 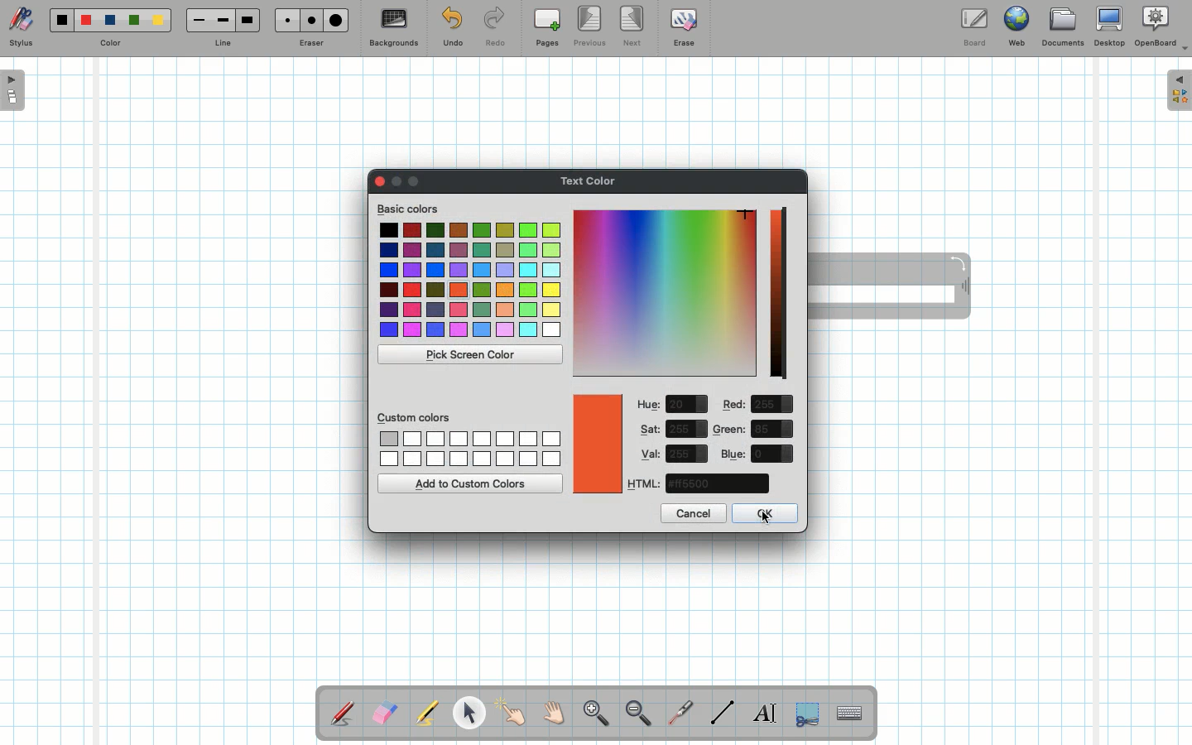 What do you see at coordinates (973, 27) in the screenshot?
I see `Board` at bounding box center [973, 27].